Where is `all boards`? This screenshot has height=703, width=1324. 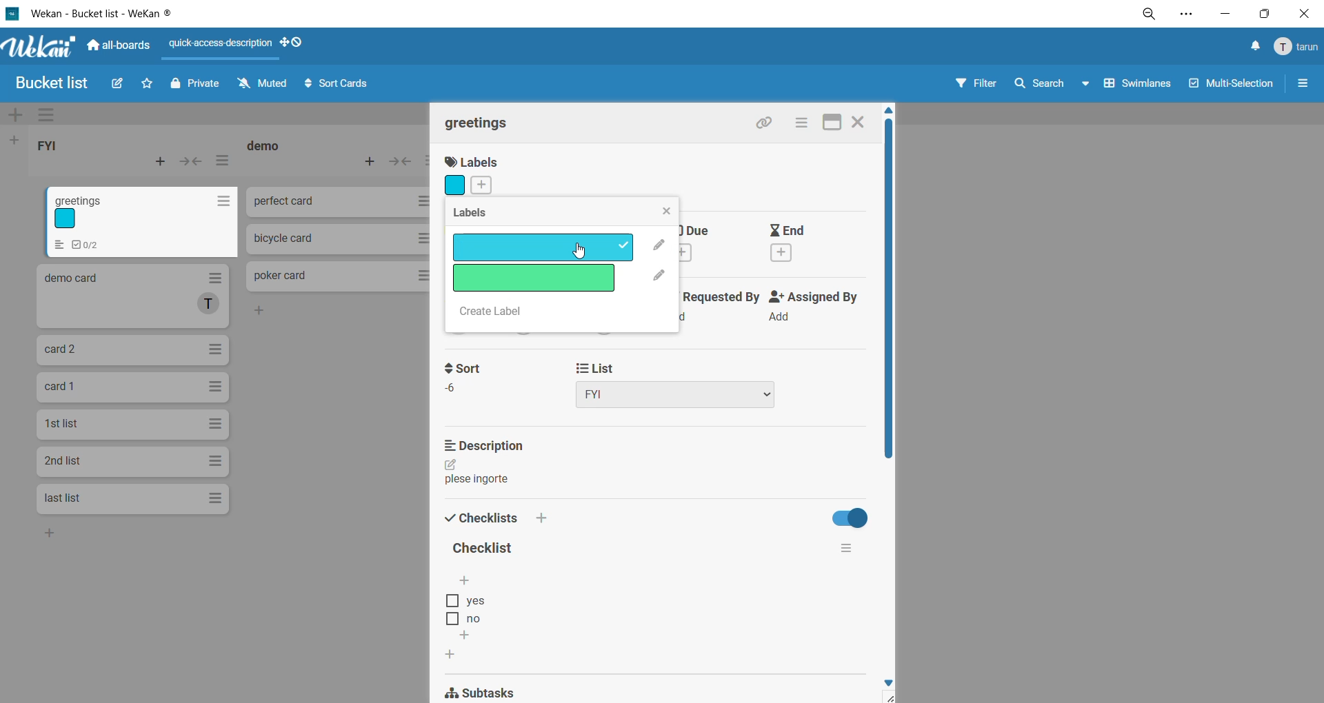
all boards is located at coordinates (119, 48).